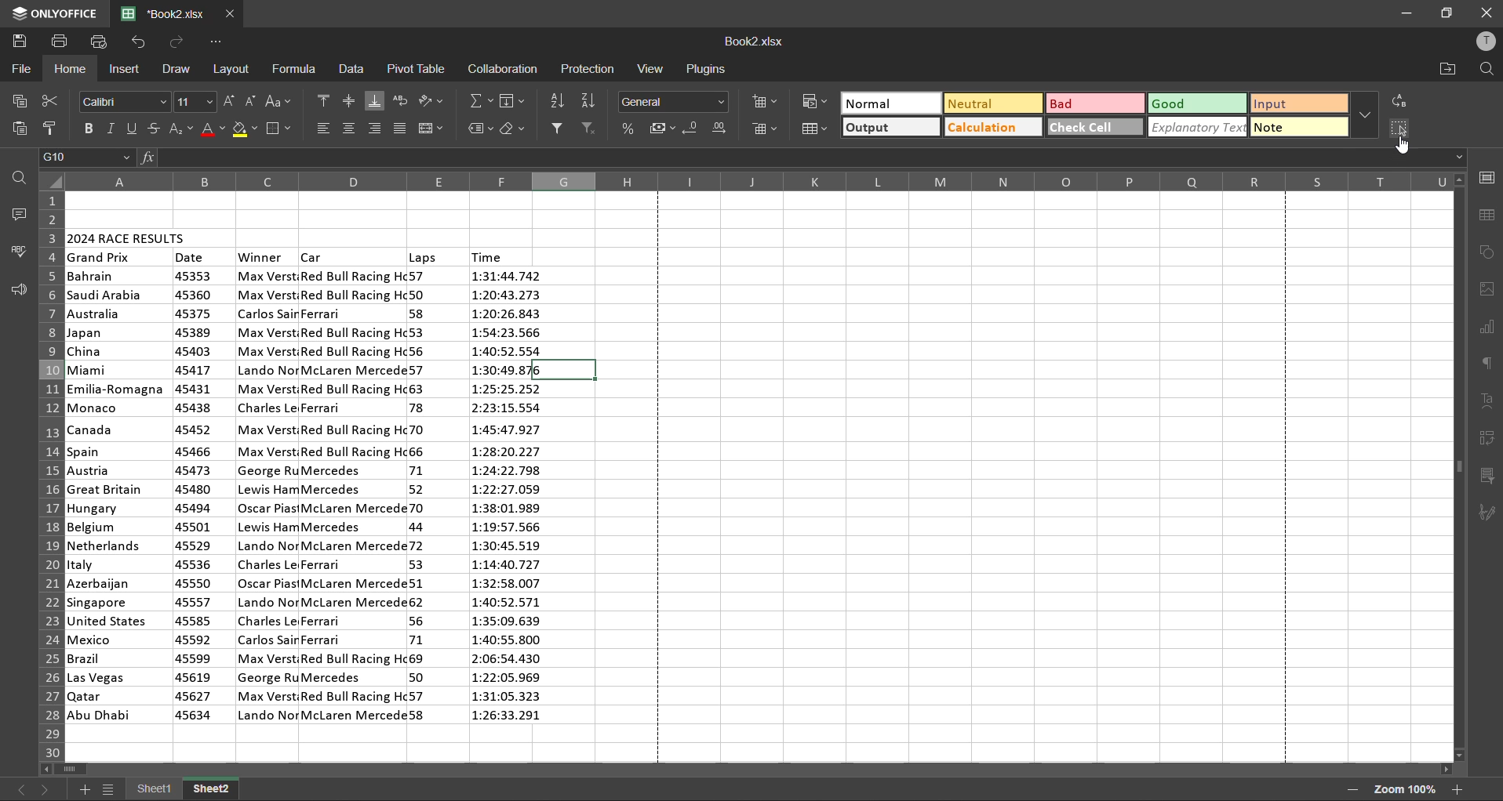  Describe the element at coordinates (1407, 14) in the screenshot. I see `minimize` at that location.